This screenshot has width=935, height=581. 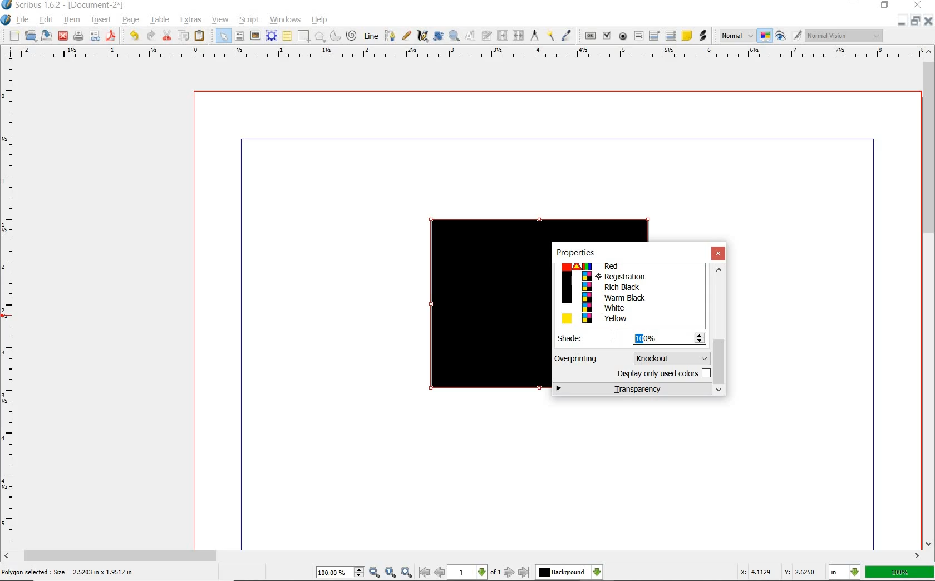 What do you see at coordinates (687, 36) in the screenshot?
I see `text annotation` at bounding box center [687, 36].